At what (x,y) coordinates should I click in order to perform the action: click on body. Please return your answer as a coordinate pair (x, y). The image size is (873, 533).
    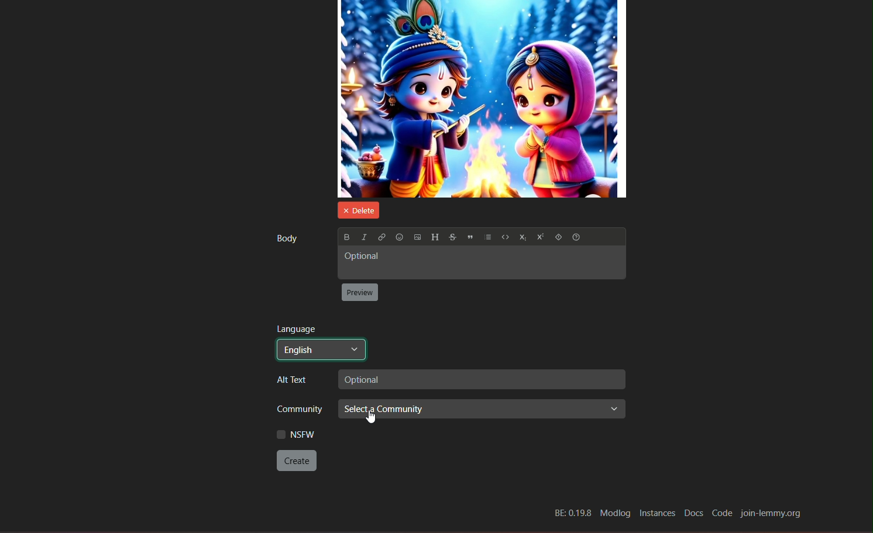
    Looking at the image, I should click on (286, 238).